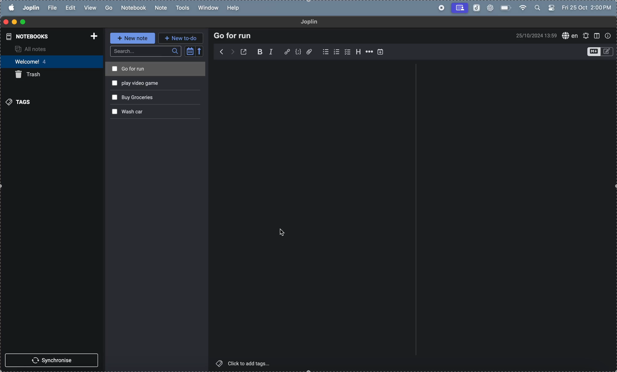 This screenshot has width=617, height=372. What do you see at coordinates (360, 51) in the screenshot?
I see `heading` at bounding box center [360, 51].